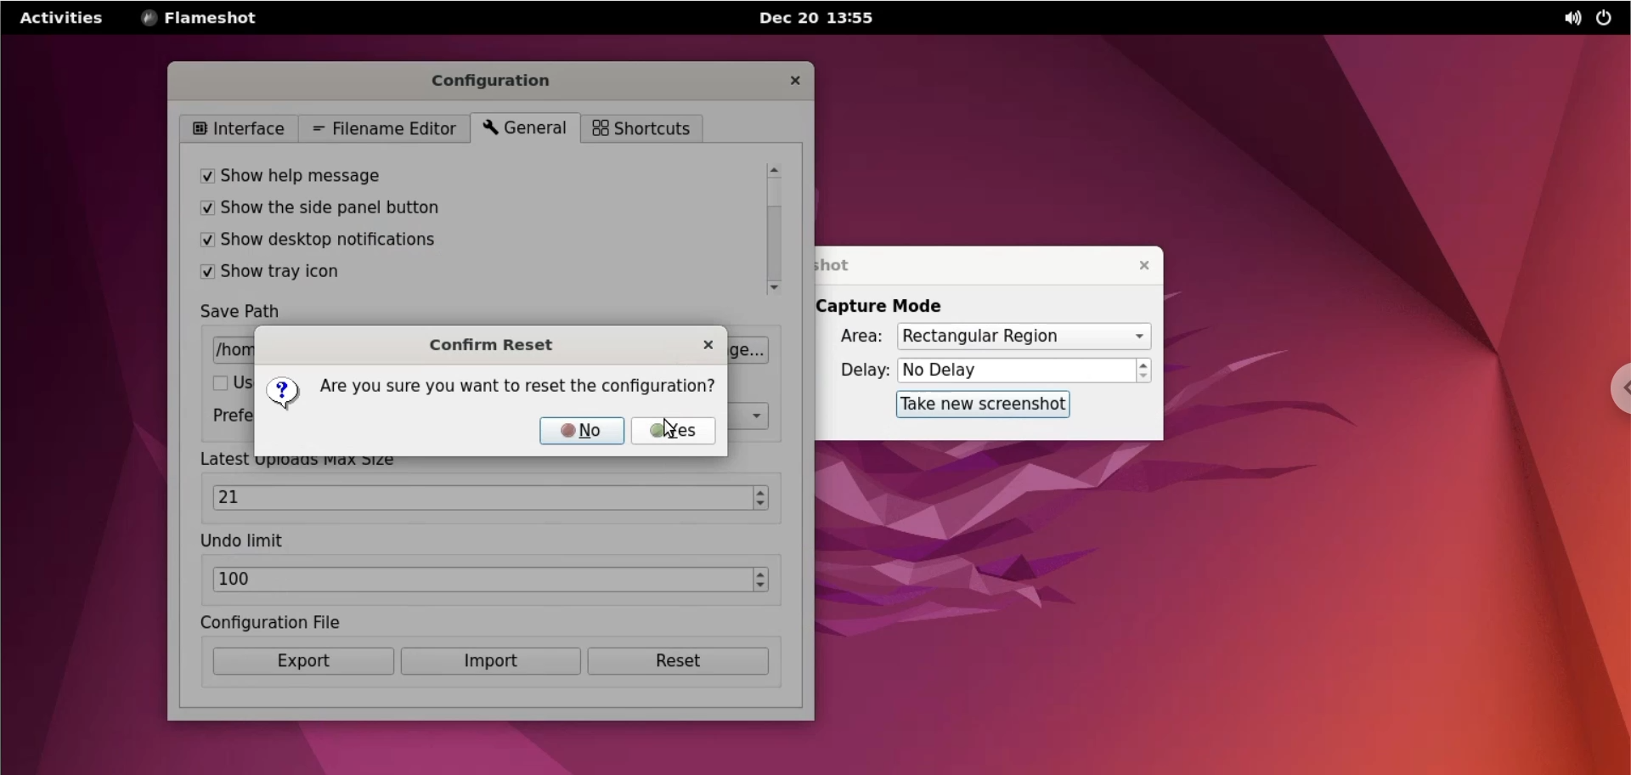 This screenshot has width=1631, height=775. Describe the element at coordinates (641, 128) in the screenshot. I see `shortcuts` at that location.